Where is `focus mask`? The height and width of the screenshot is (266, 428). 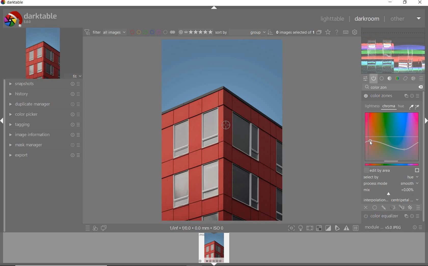 focus mask is located at coordinates (346, 228).